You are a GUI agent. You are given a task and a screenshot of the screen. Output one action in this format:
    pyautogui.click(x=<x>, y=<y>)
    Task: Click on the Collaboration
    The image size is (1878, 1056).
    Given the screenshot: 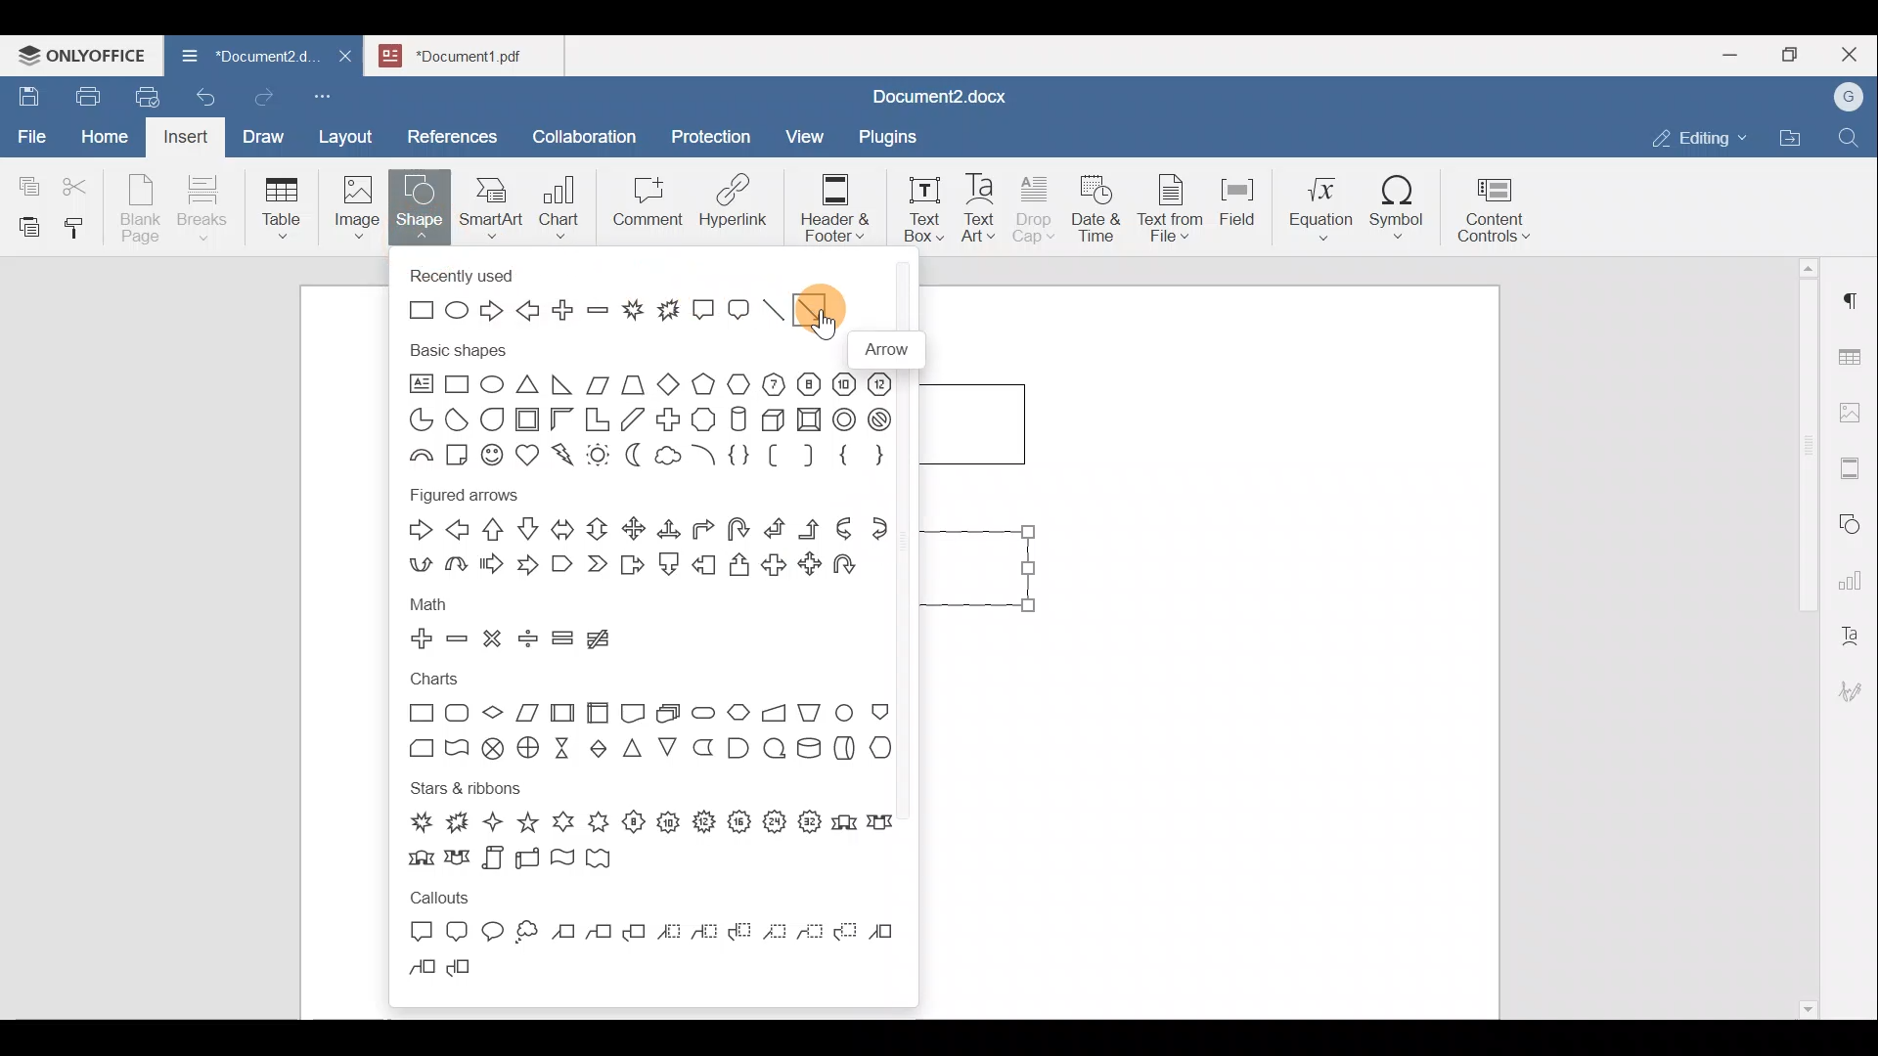 What is the action you would take?
    pyautogui.click(x=581, y=126)
    